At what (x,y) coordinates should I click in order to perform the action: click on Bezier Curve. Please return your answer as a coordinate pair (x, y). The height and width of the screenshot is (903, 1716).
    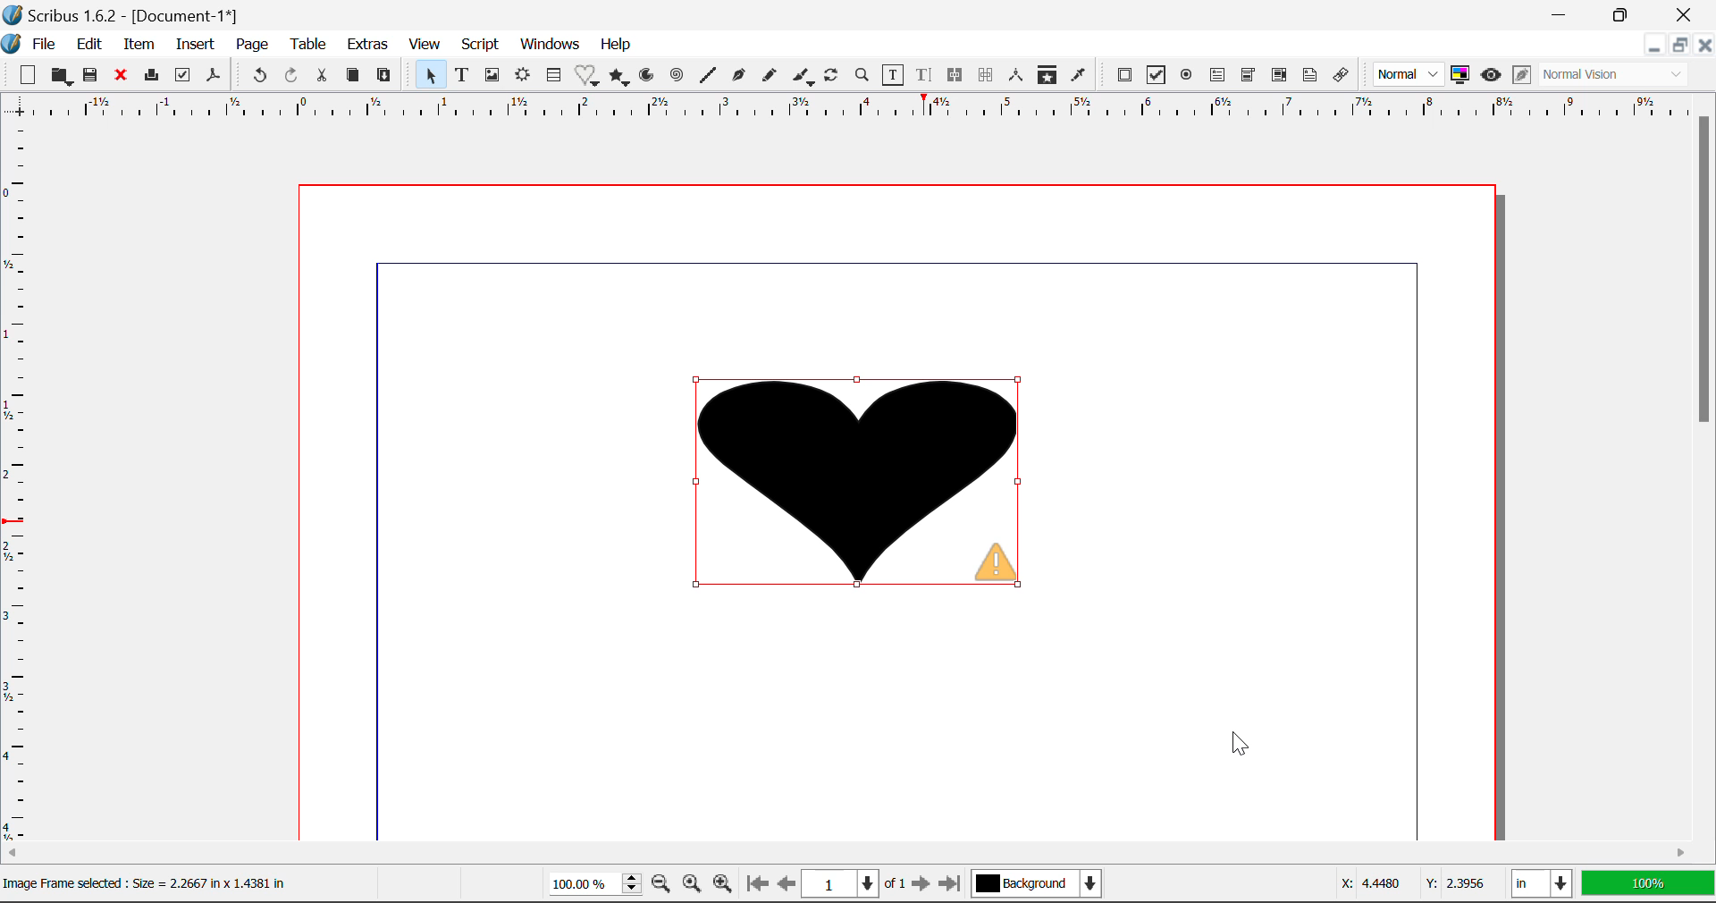
    Looking at the image, I should click on (740, 78).